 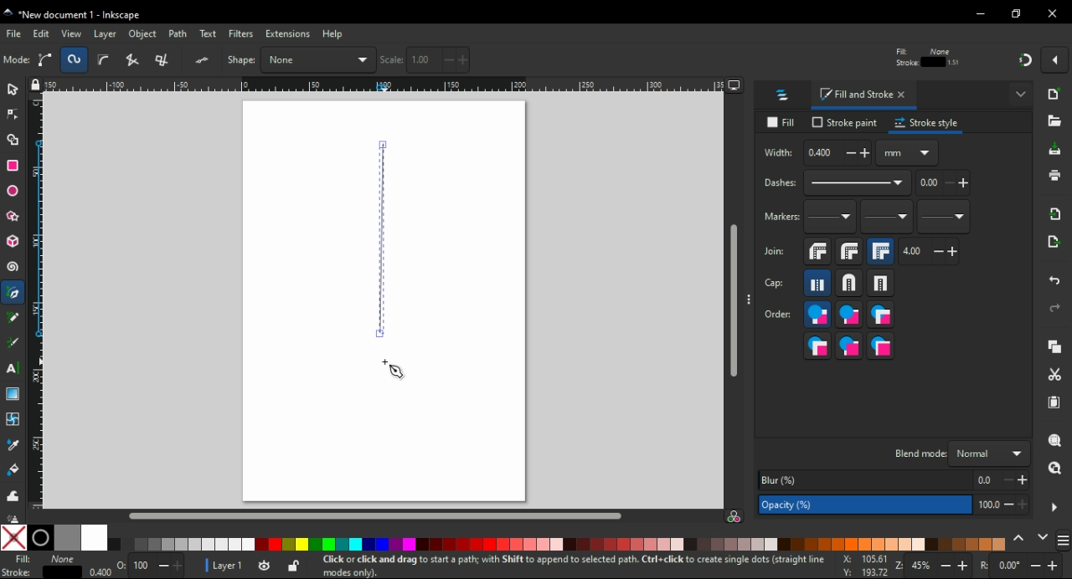 I want to click on restore, so click(x=1018, y=13).